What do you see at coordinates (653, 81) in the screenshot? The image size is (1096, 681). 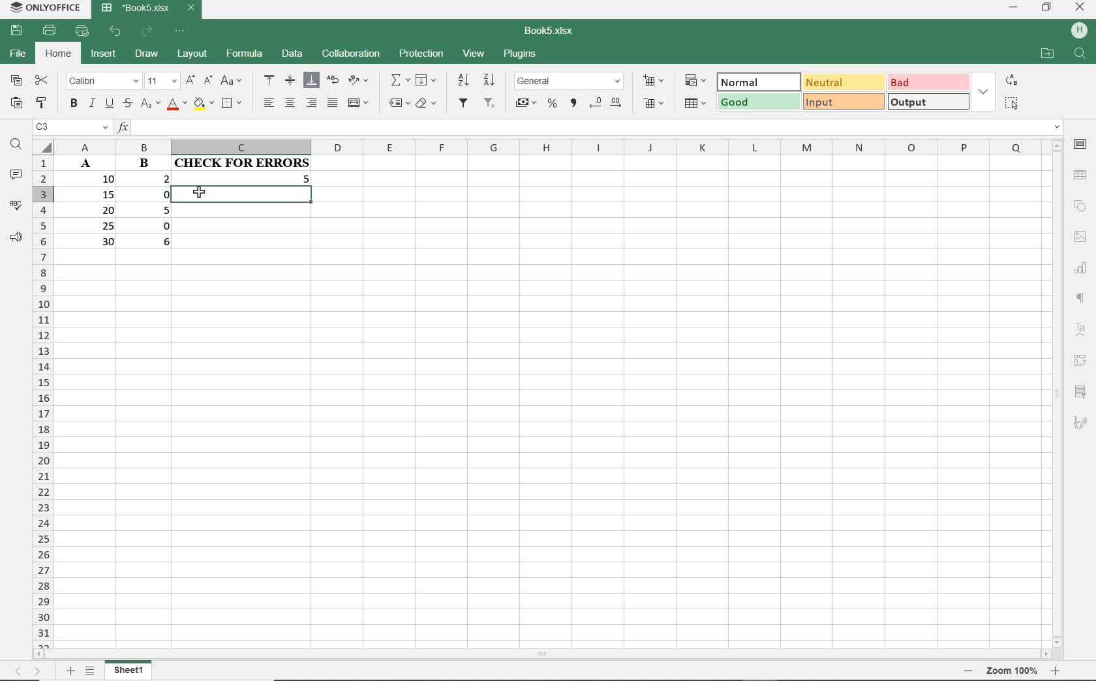 I see `INSERT CELLS` at bounding box center [653, 81].